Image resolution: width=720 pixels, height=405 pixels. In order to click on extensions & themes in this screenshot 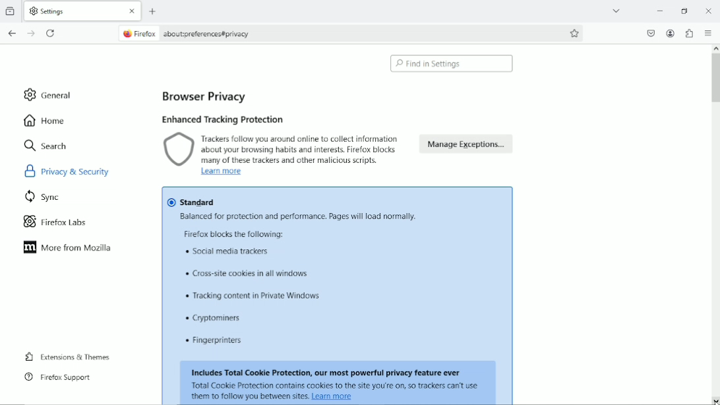, I will do `click(66, 357)`.